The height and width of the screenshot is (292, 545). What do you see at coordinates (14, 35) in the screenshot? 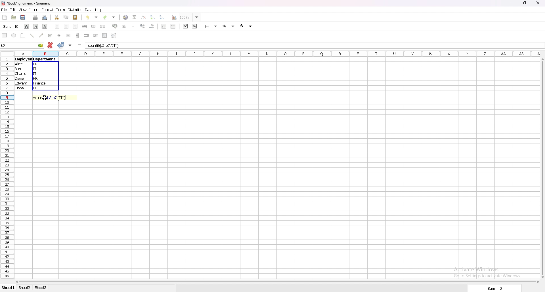
I see `ellipse` at bounding box center [14, 35].